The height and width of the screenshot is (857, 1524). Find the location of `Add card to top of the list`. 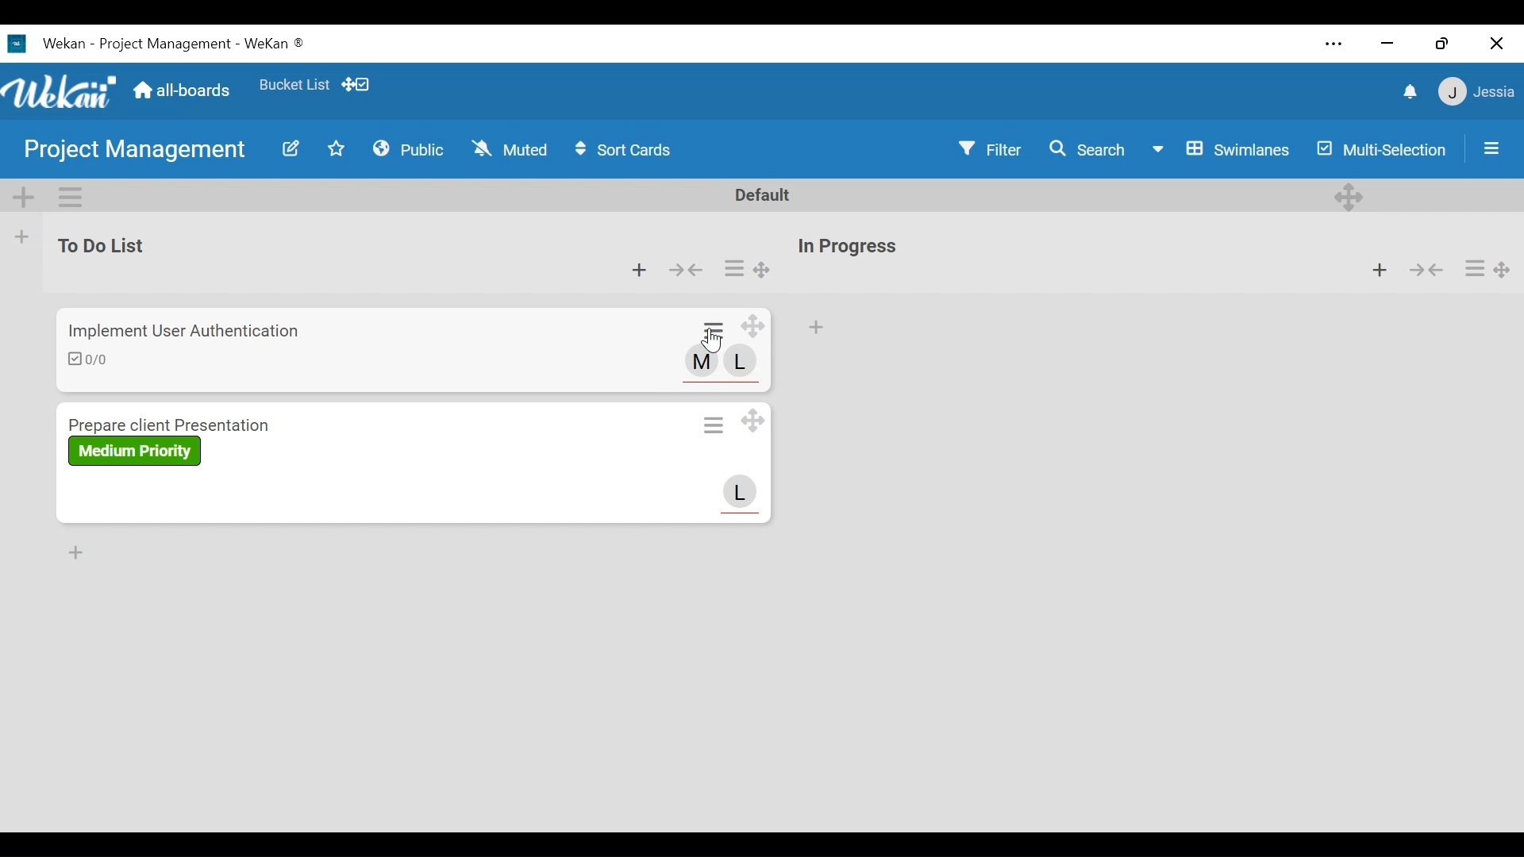

Add card to top of the list is located at coordinates (640, 271).